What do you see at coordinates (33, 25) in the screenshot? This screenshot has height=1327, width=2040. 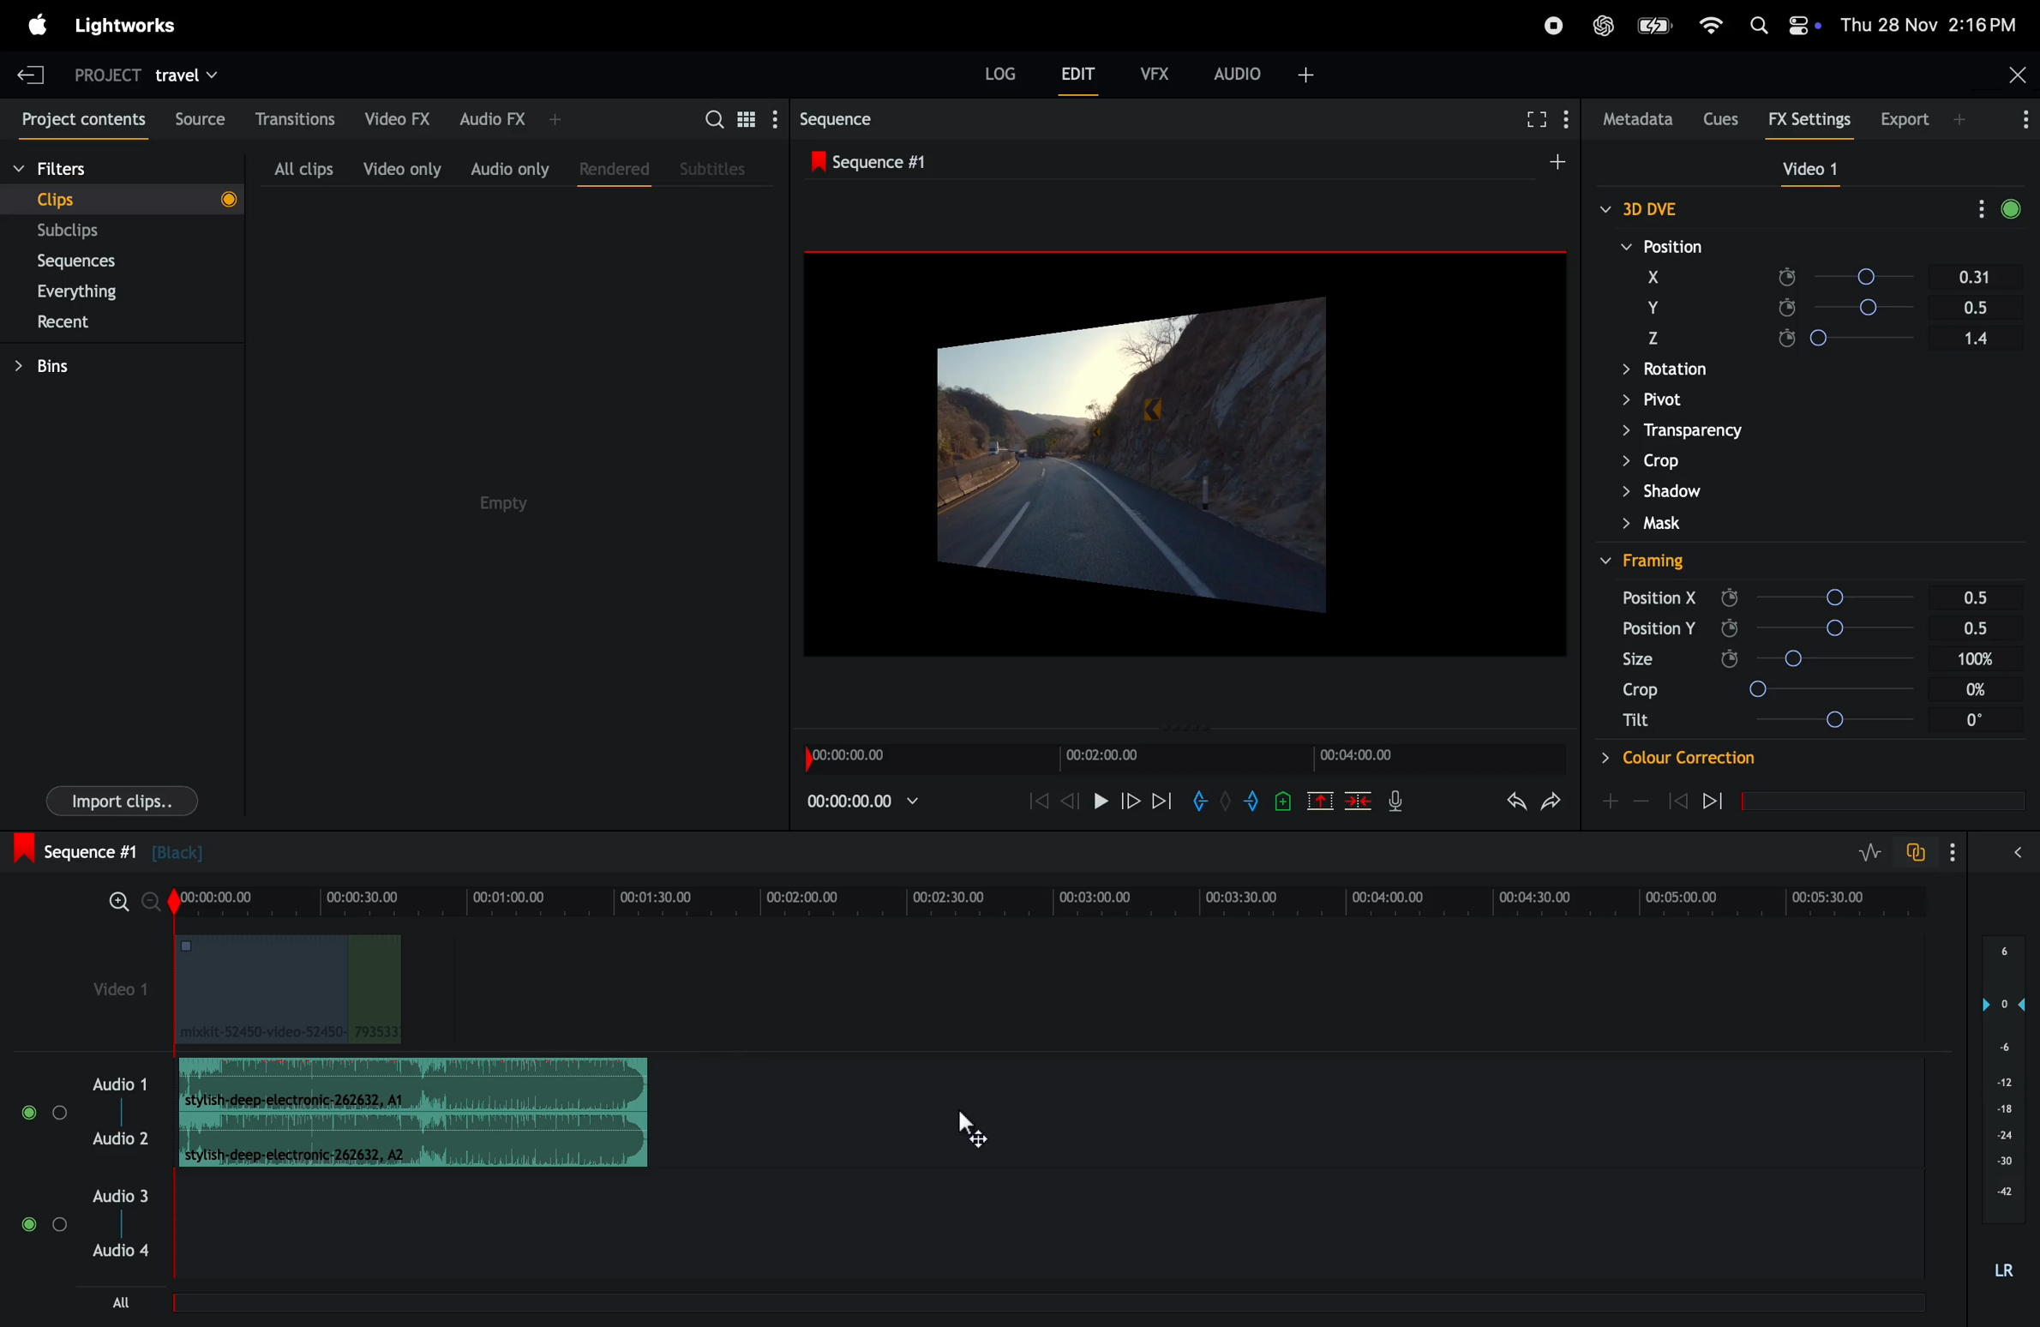 I see `apple menu` at bounding box center [33, 25].